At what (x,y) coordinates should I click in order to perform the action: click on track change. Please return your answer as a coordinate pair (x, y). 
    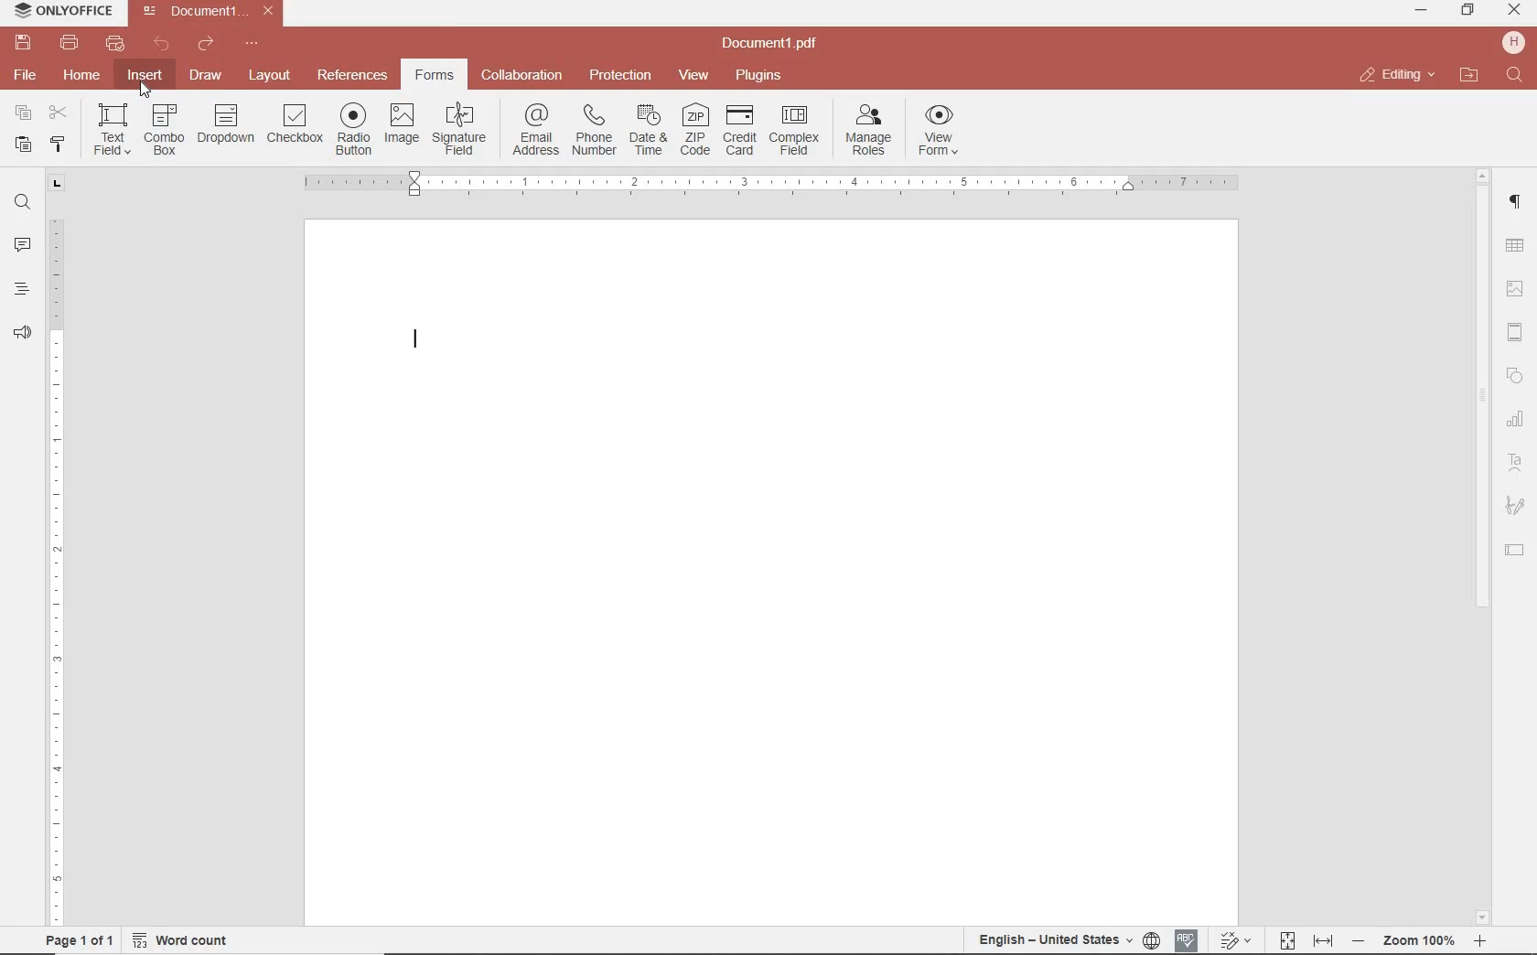
    Looking at the image, I should click on (1233, 941).